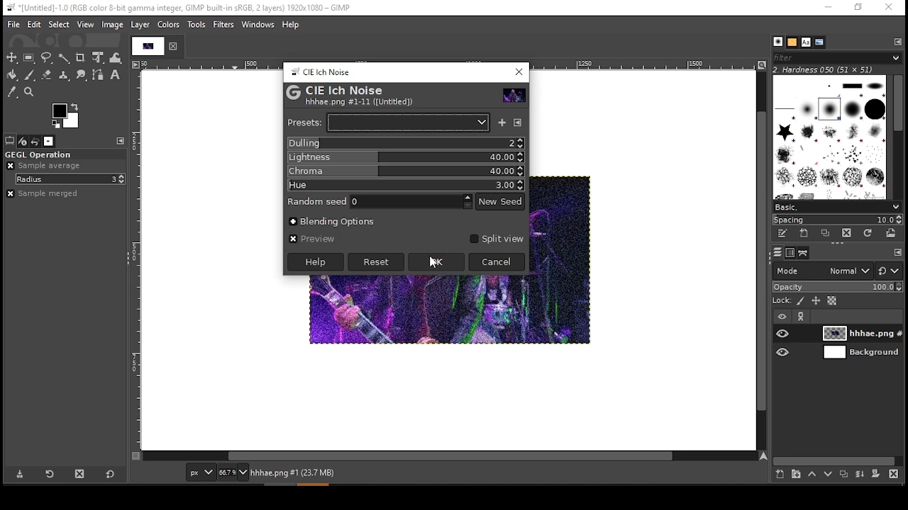  Describe the element at coordinates (778, 476) in the screenshot. I see `new layer` at that location.